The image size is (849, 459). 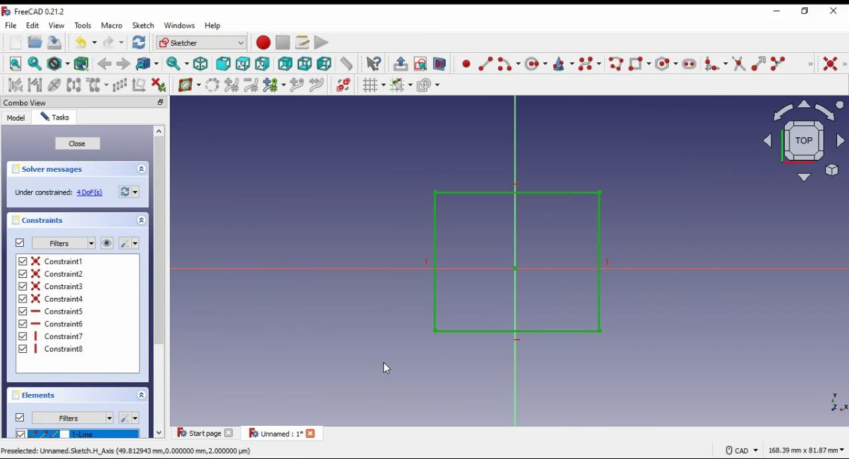 I want to click on workbench selection, so click(x=202, y=42).